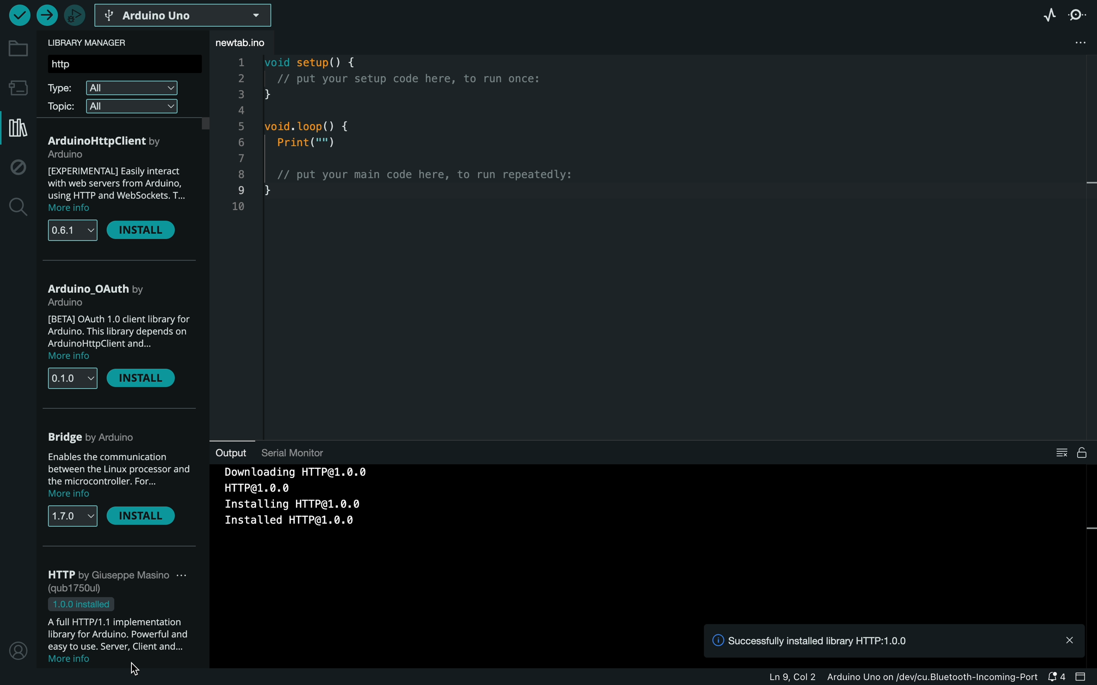  What do you see at coordinates (1056, 678) in the screenshot?
I see `notification` at bounding box center [1056, 678].